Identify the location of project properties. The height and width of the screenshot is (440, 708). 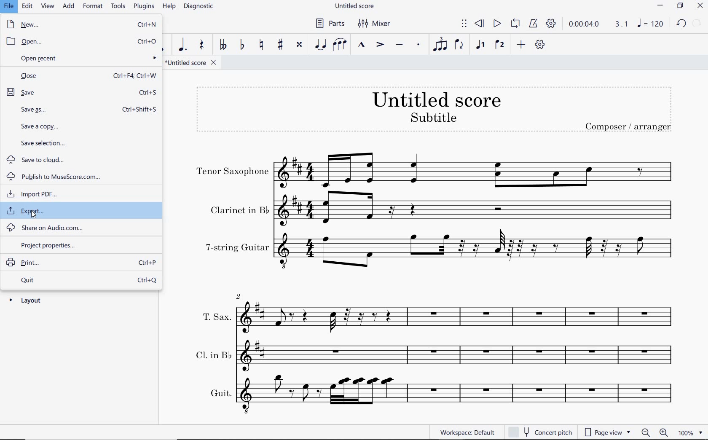
(82, 244).